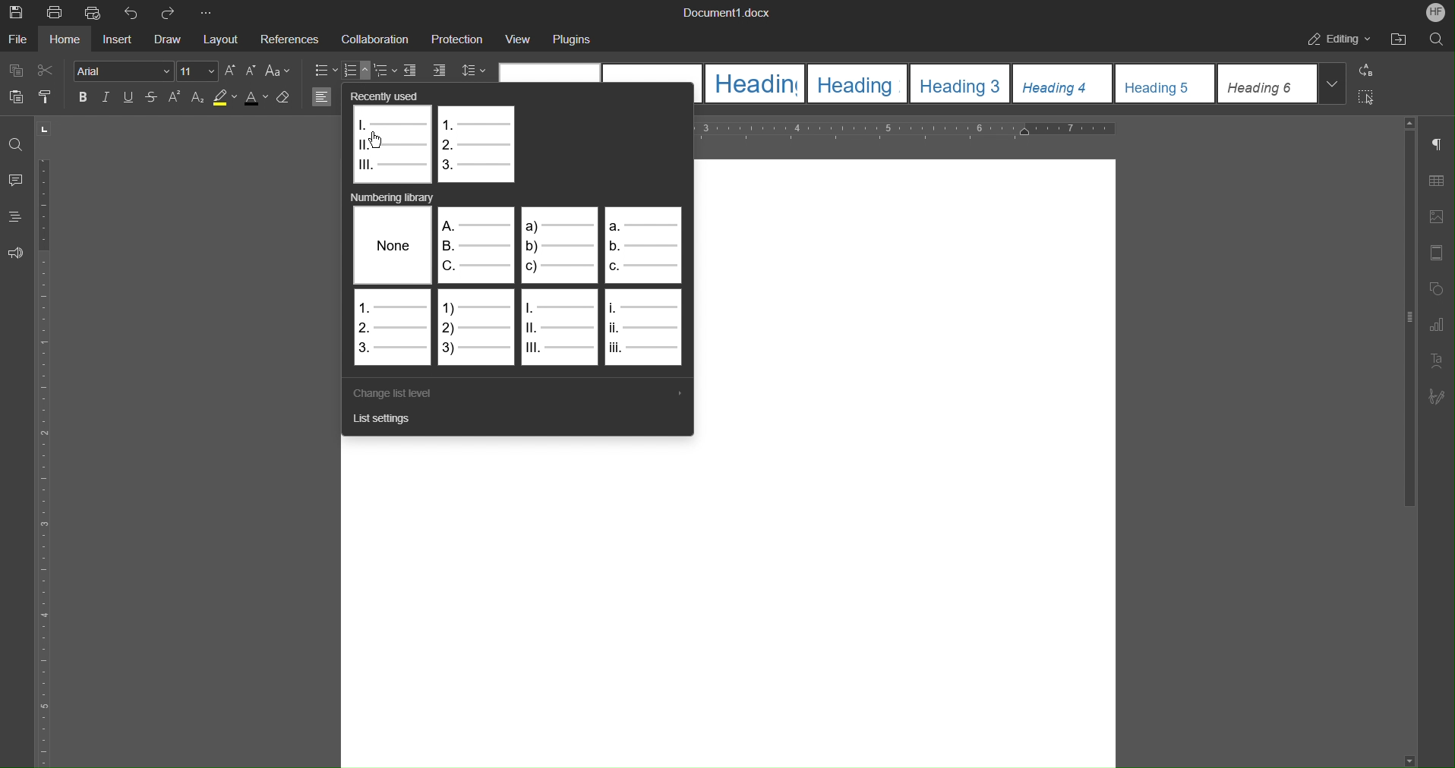 This screenshot has height=768, width=1455. What do you see at coordinates (647, 246) in the screenshot?
I see `Alphabet list 2` at bounding box center [647, 246].